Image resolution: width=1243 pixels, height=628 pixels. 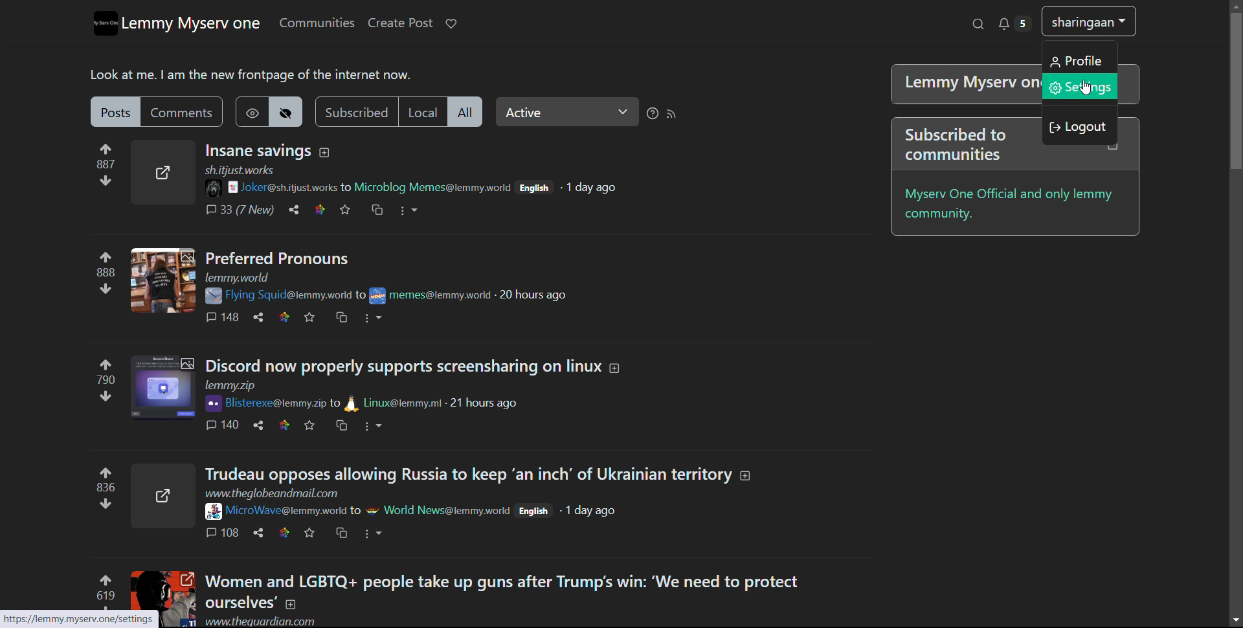 I want to click on 20 hours ago , so click(x=533, y=295).